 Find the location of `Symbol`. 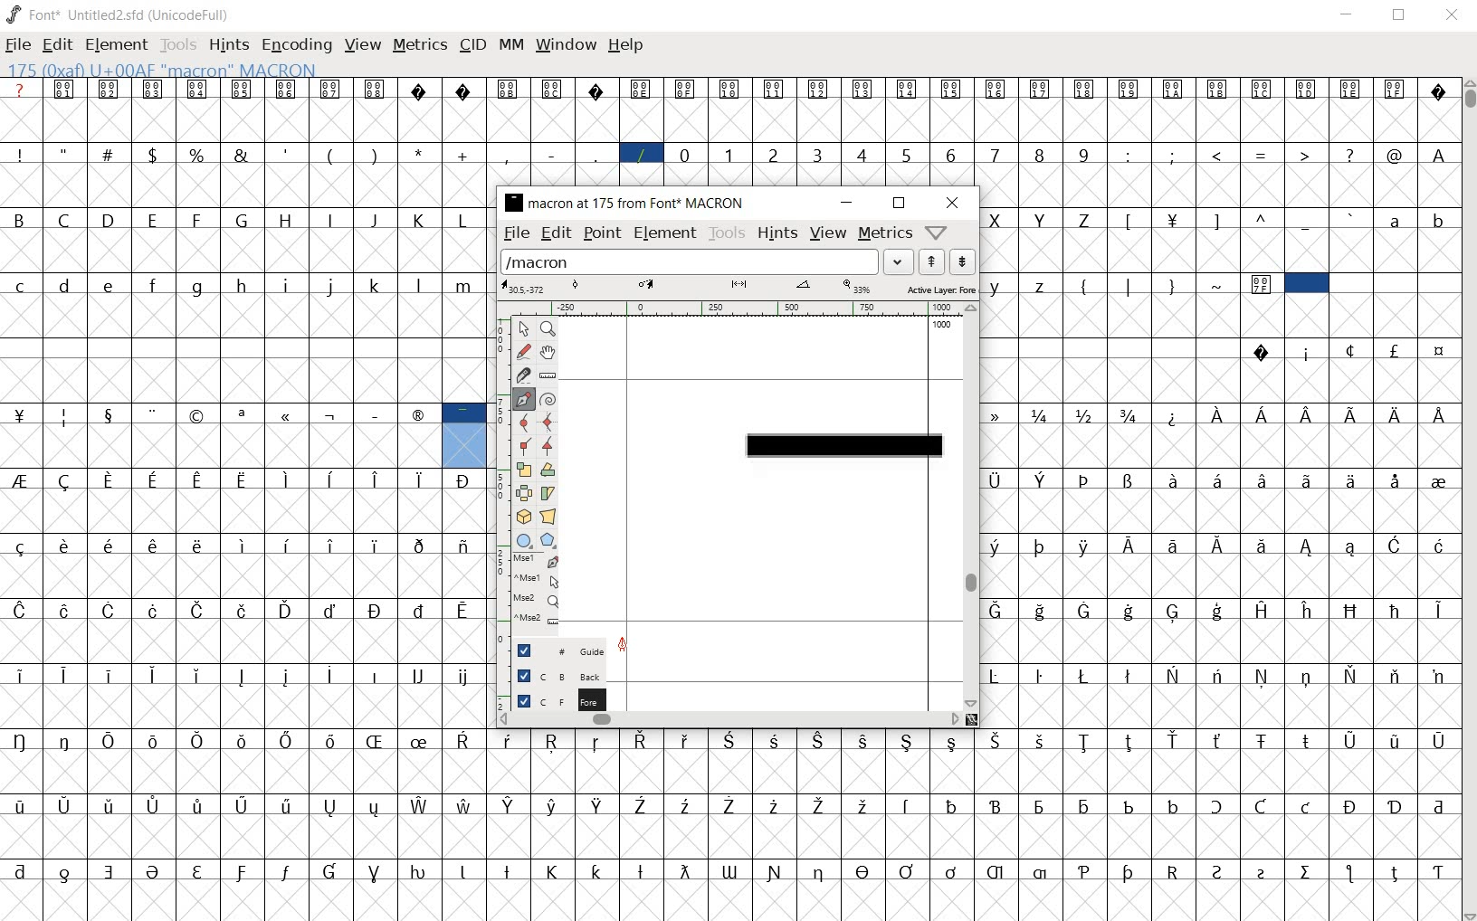

Symbol is located at coordinates (1131, 741).